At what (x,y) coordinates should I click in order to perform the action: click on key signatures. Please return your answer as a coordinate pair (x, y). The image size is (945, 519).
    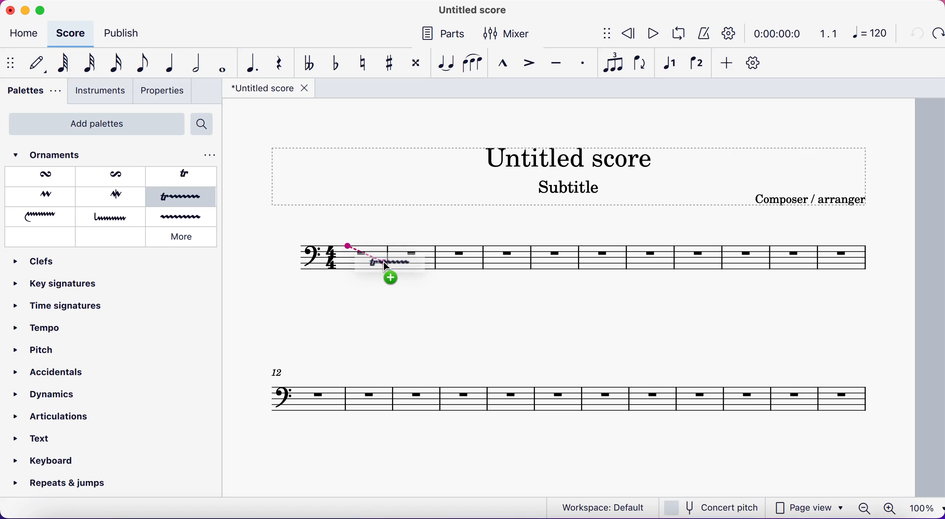
    Looking at the image, I should click on (57, 287).